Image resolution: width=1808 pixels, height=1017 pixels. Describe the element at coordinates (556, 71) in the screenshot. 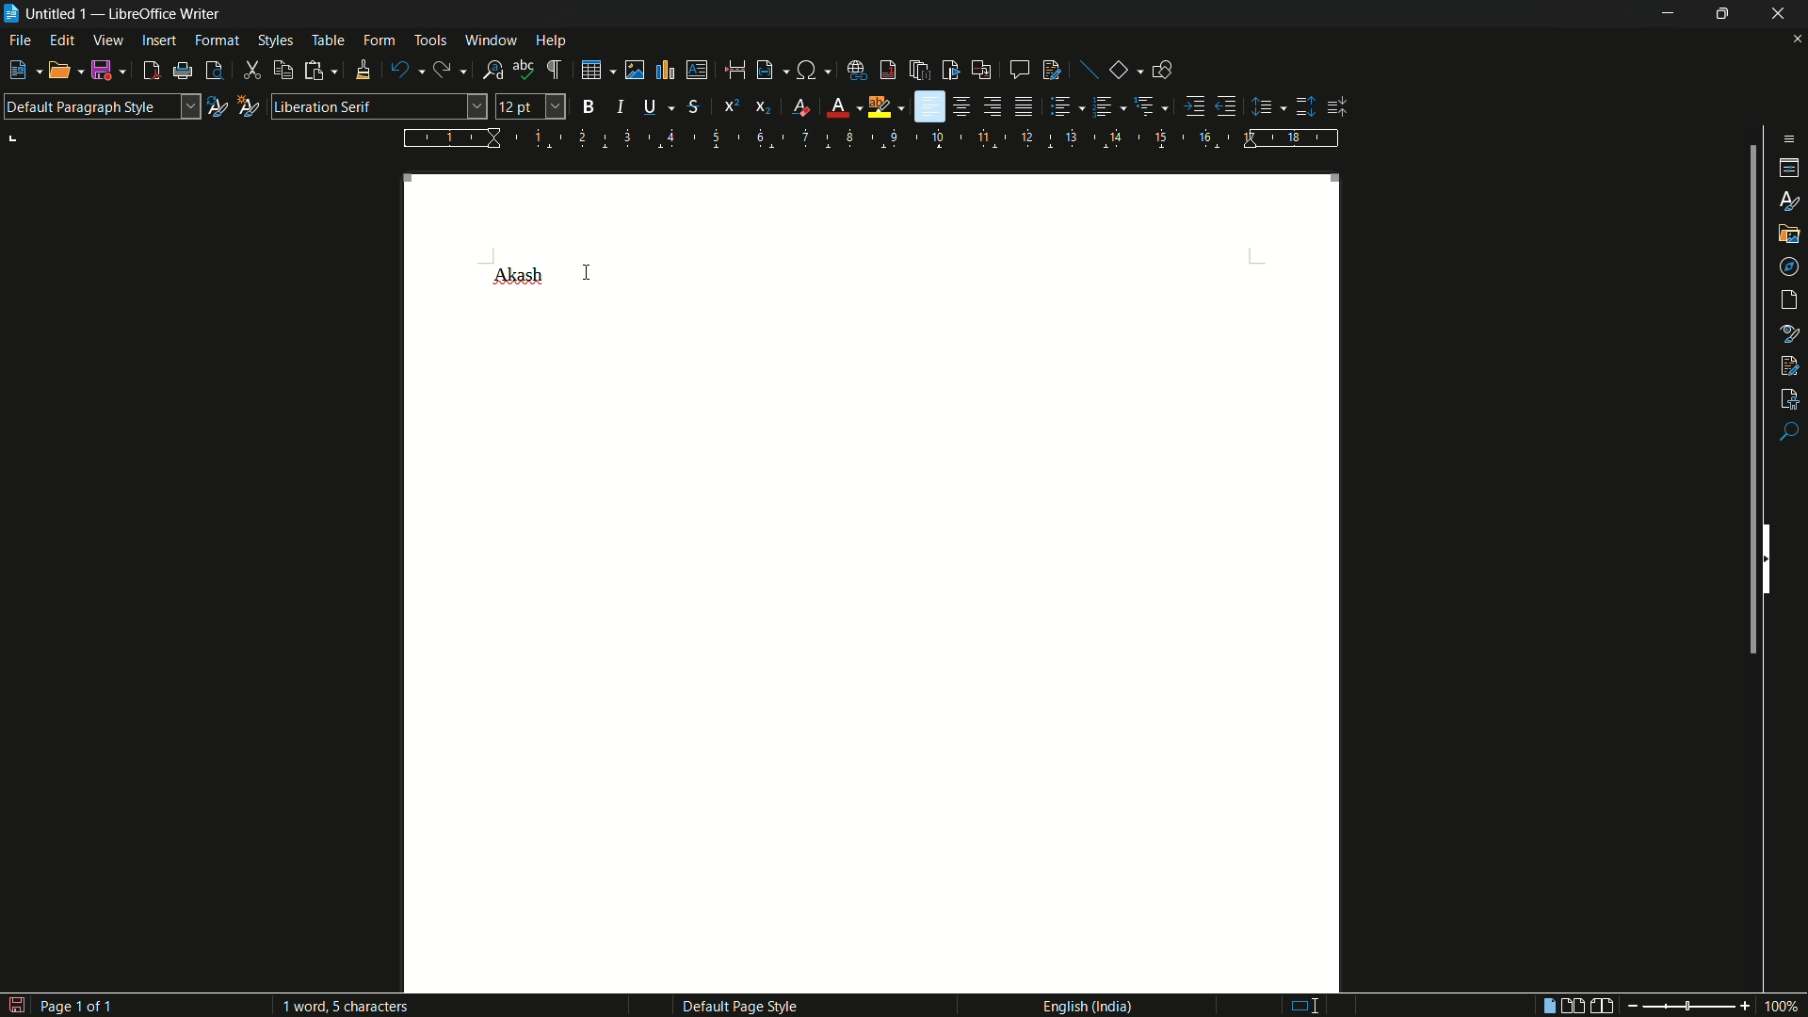

I see `toggle formatting marks` at that location.